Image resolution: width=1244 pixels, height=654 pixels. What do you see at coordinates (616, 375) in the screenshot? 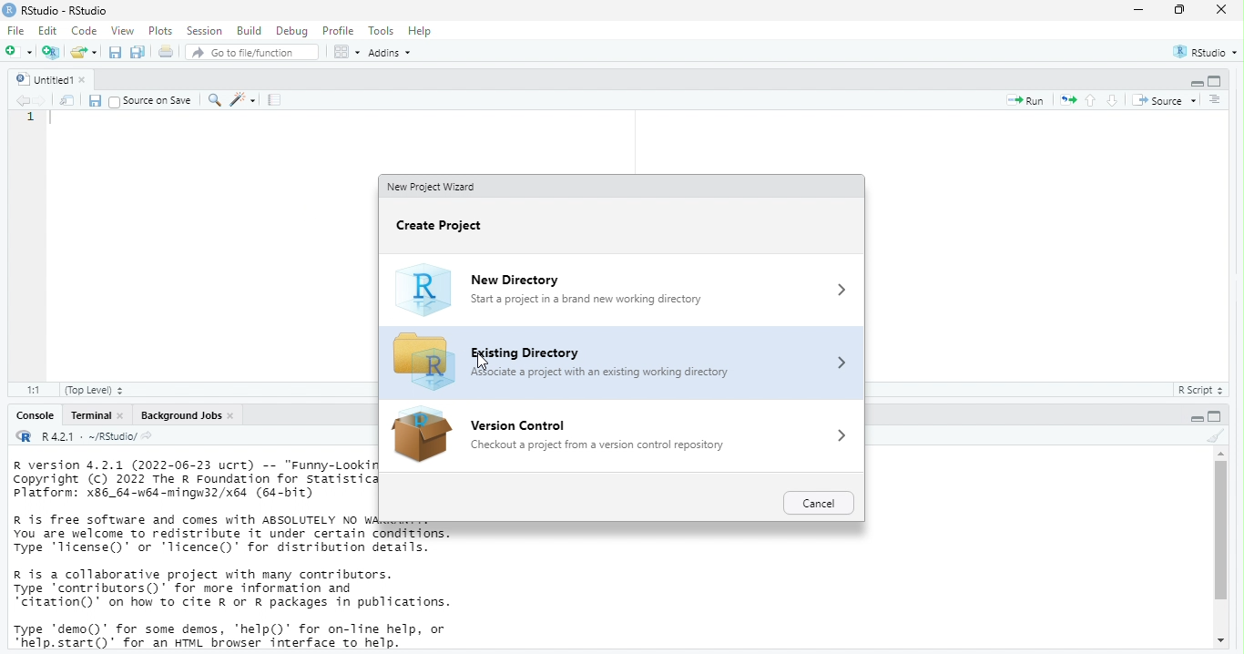
I see `Associate a project with an existing working directory` at bounding box center [616, 375].